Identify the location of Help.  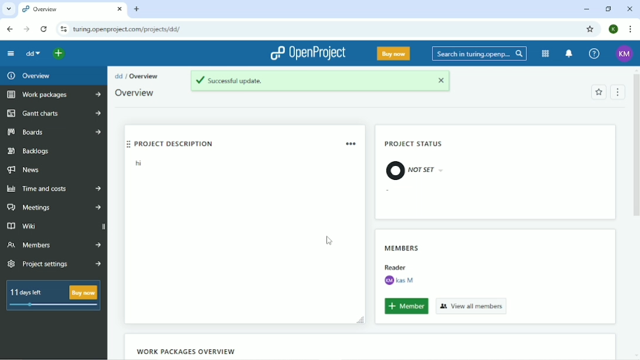
(594, 53).